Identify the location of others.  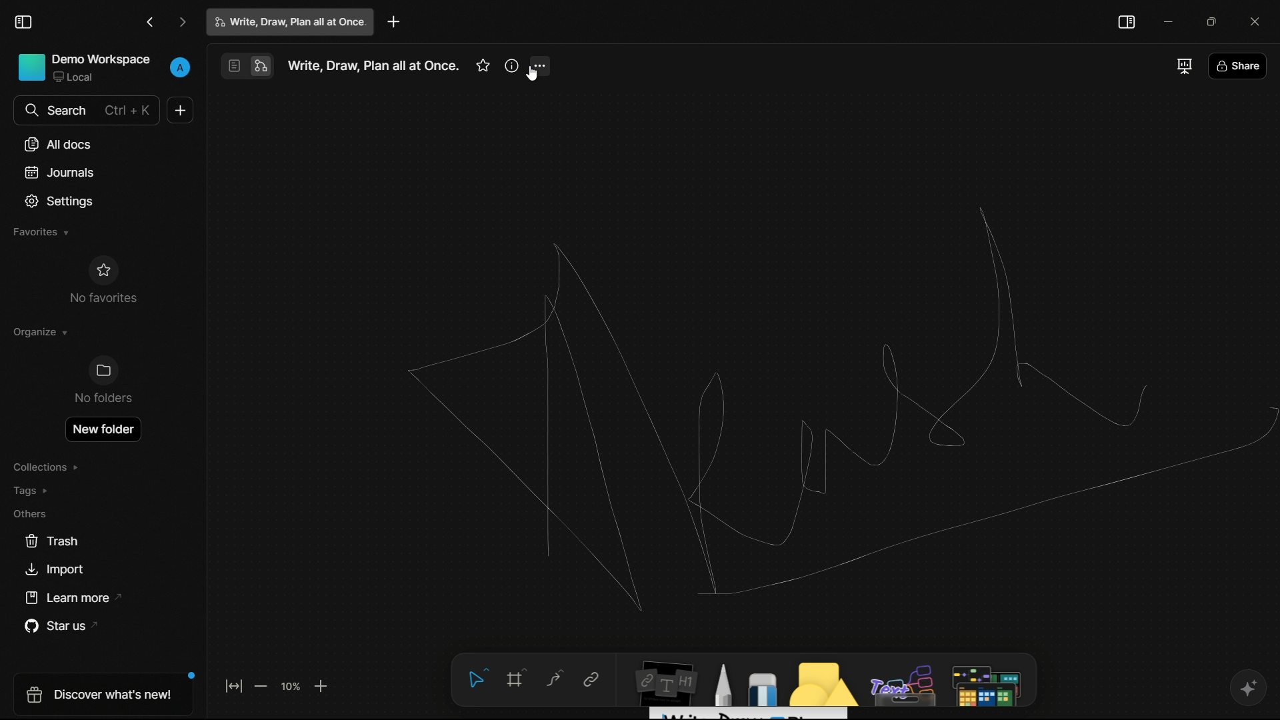
(29, 514).